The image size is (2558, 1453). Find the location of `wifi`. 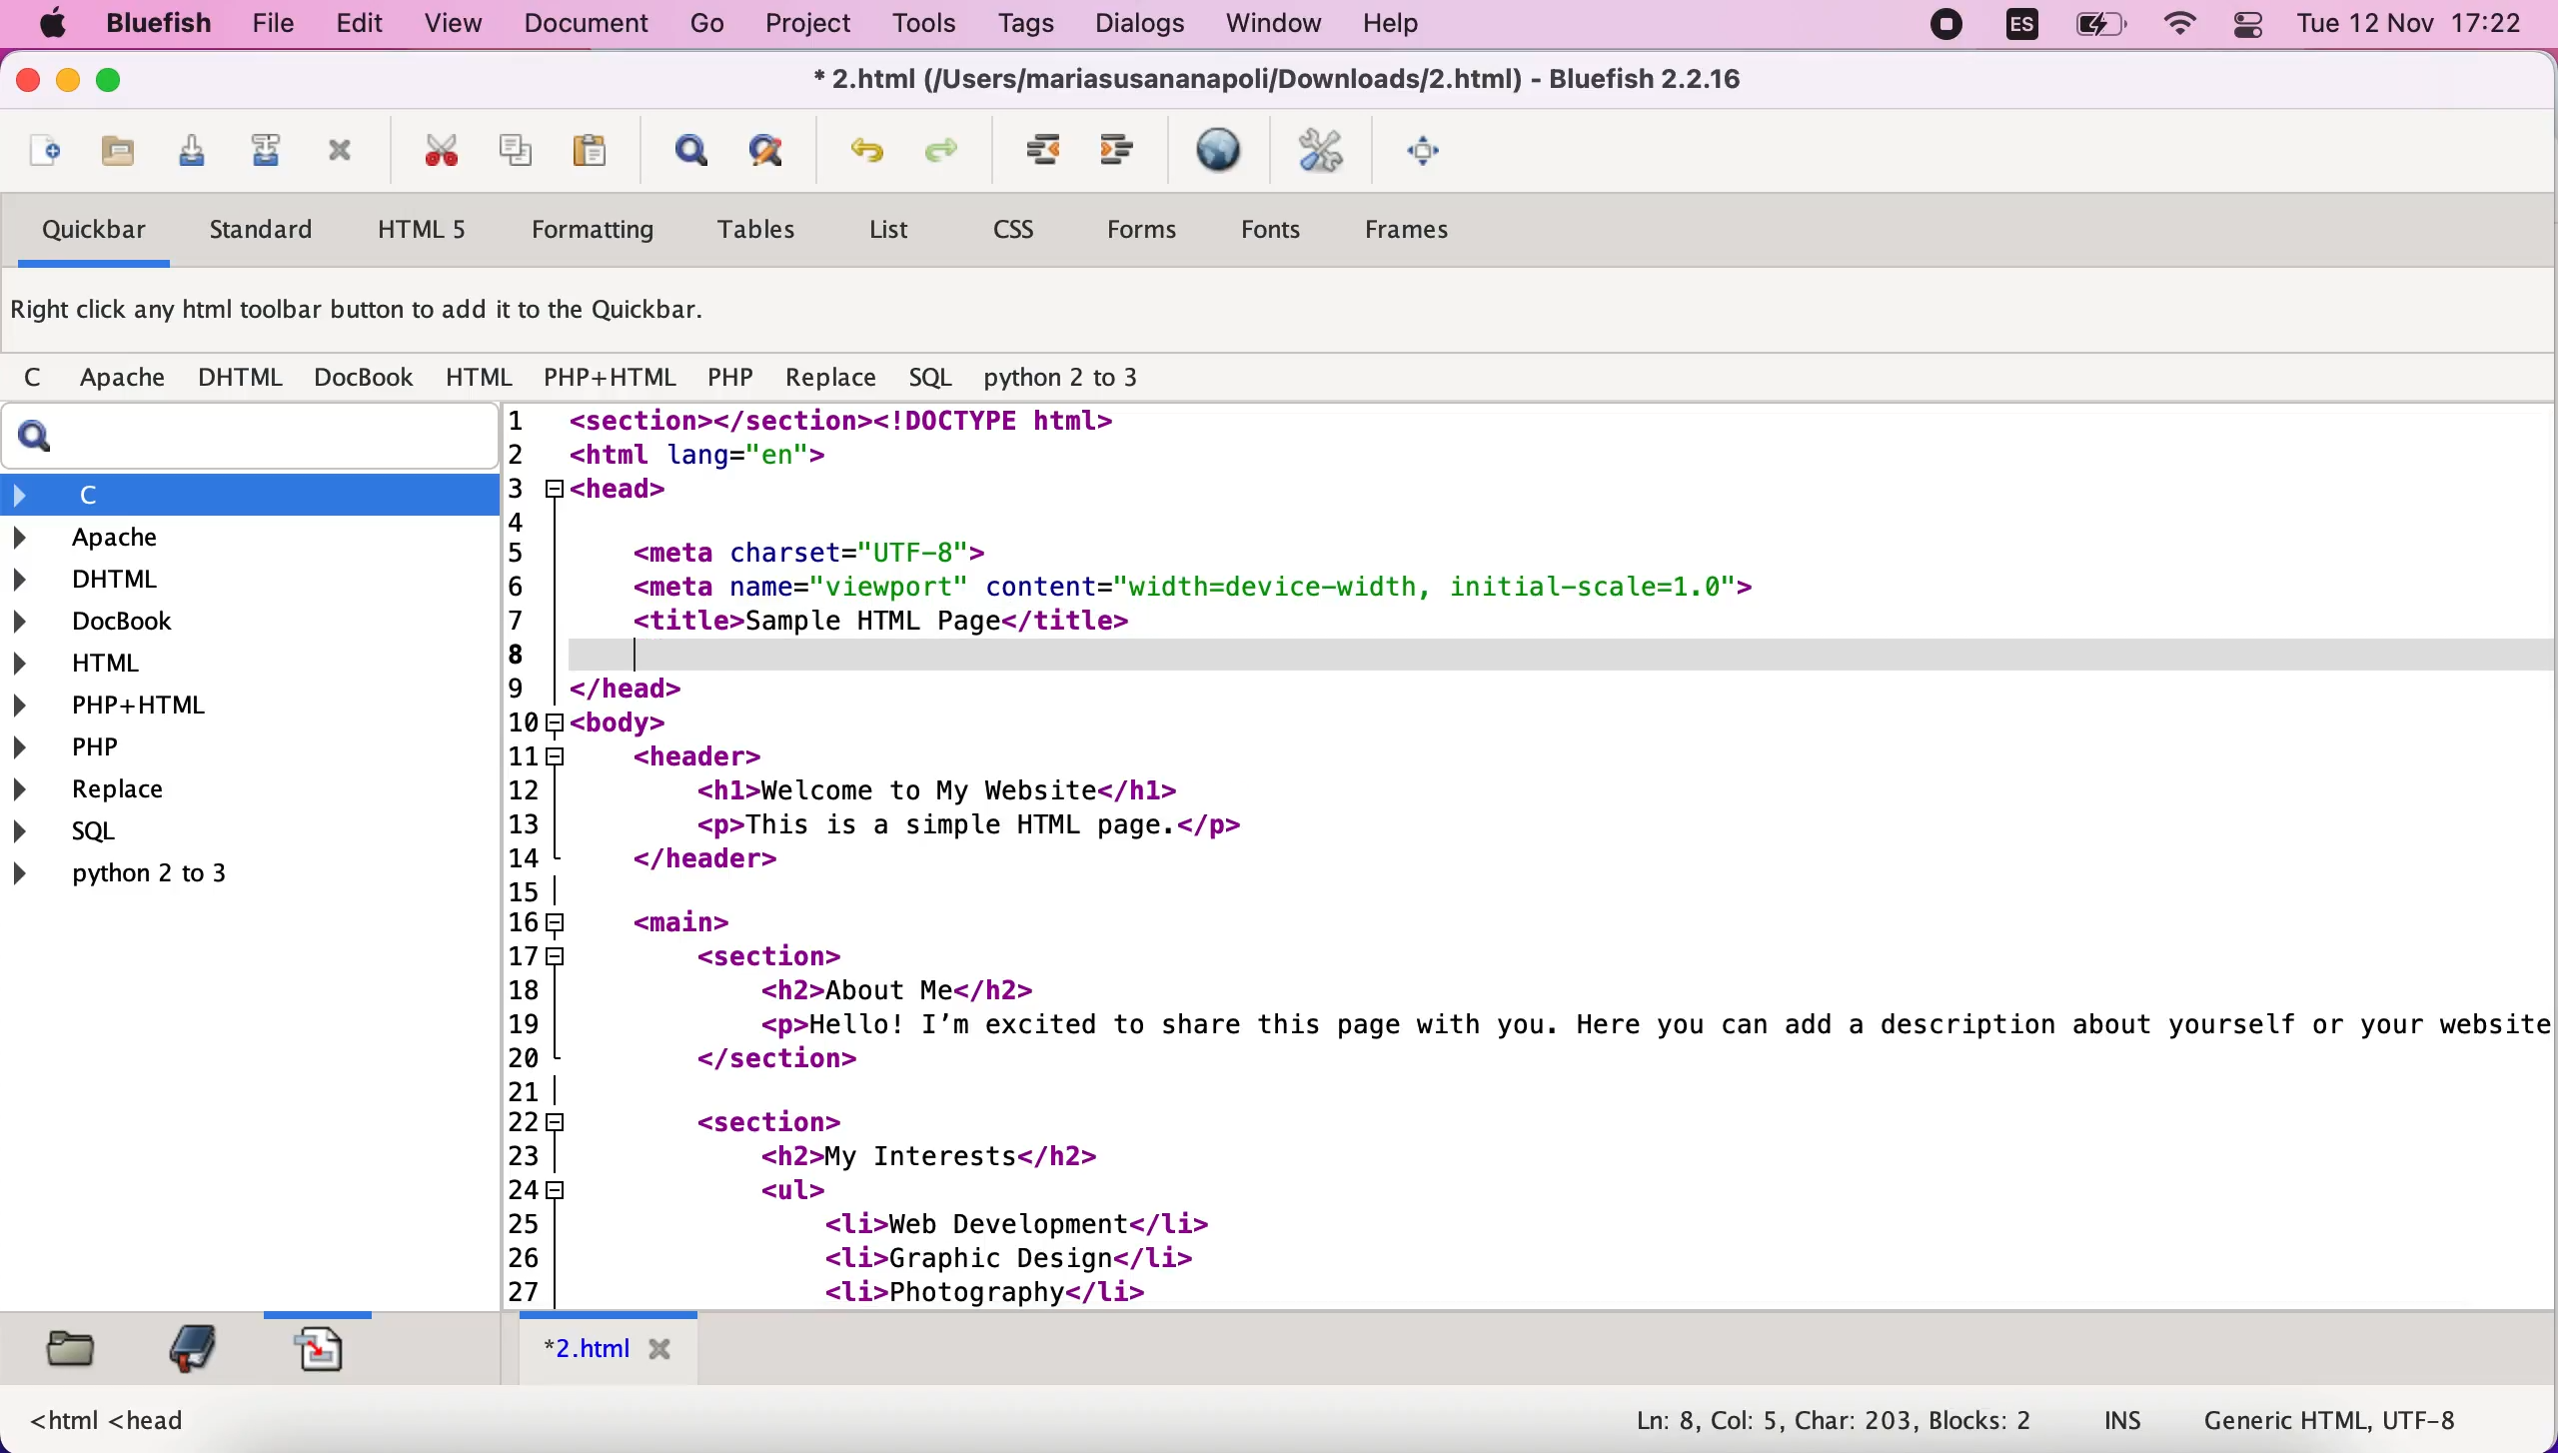

wifi is located at coordinates (2182, 29).